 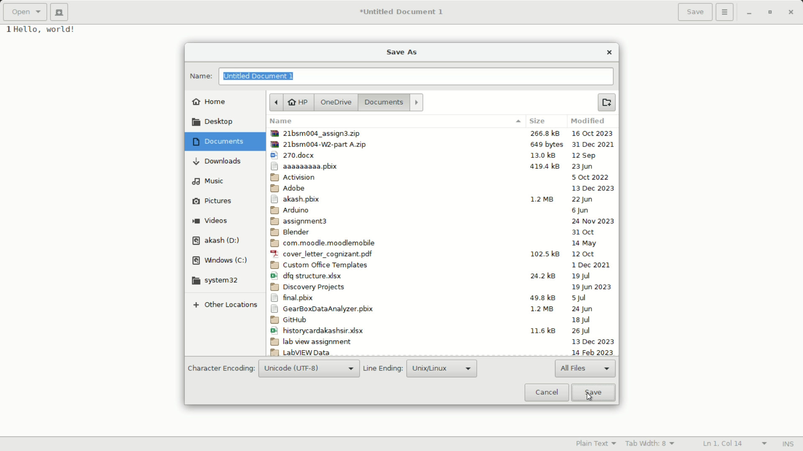 What do you see at coordinates (217, 281) in the screenshot?
I see `system32` at bounding box center [217, 281].